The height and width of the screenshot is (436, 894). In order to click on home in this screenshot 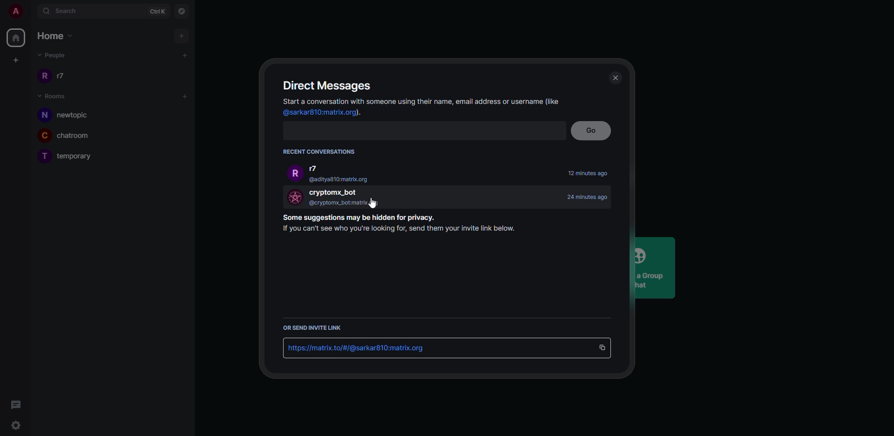, I will do `click(57, 35)`.